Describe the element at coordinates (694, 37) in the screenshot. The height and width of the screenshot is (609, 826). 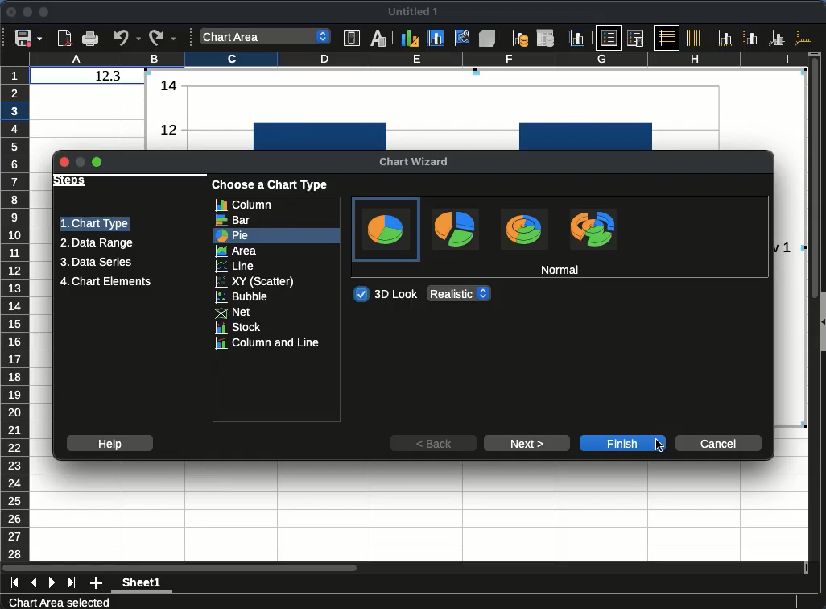
I see `Vertical grids` at that location.